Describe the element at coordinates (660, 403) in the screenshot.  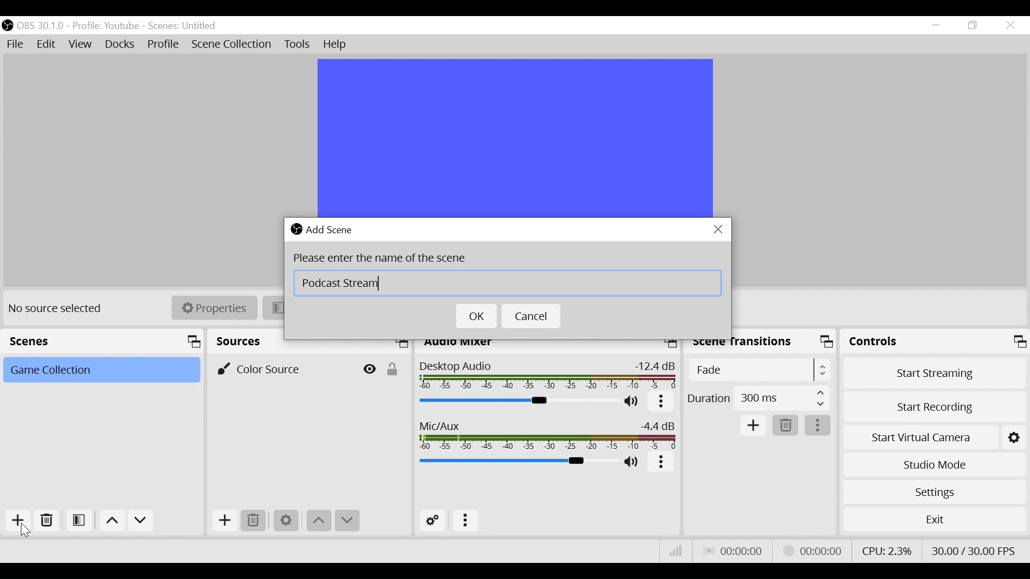
I see `more options` at that location.